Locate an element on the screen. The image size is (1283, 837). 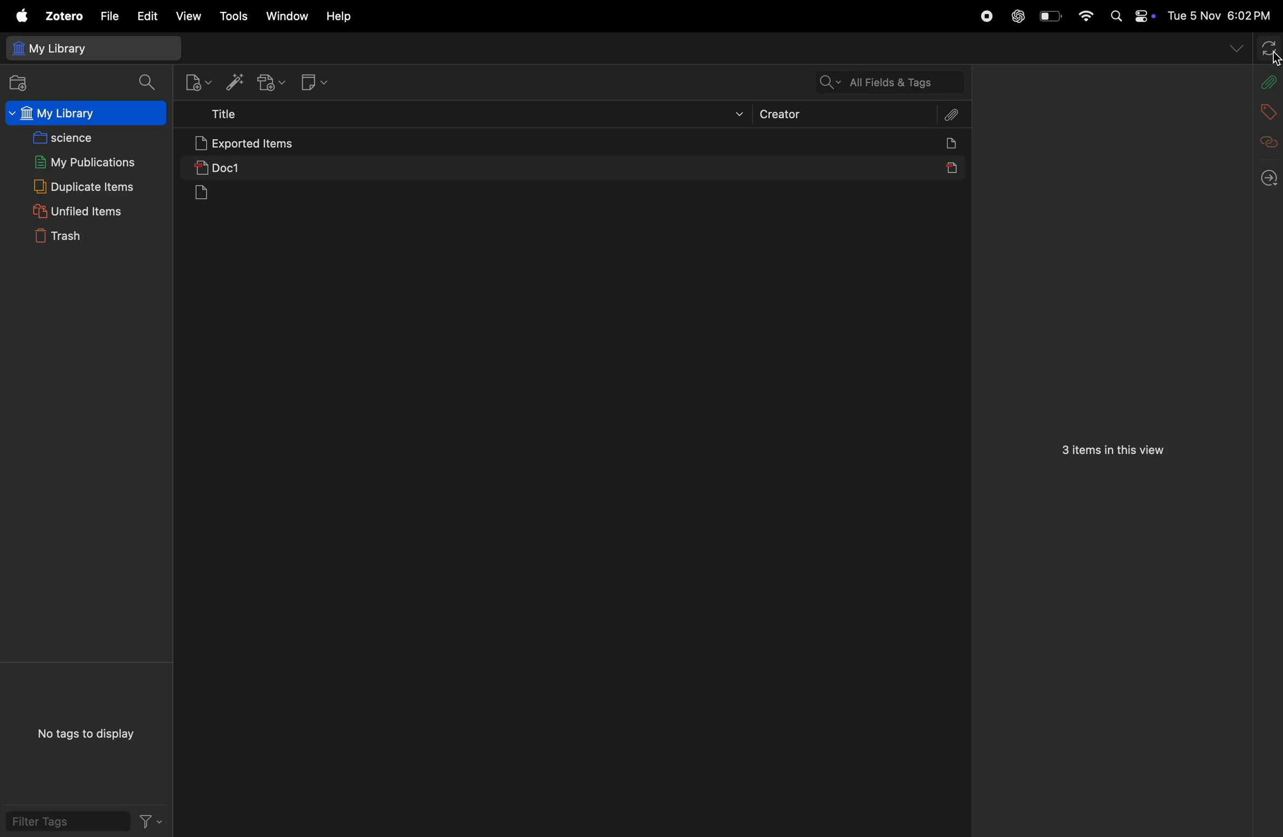
sync is located at coordinates (1270, 47).